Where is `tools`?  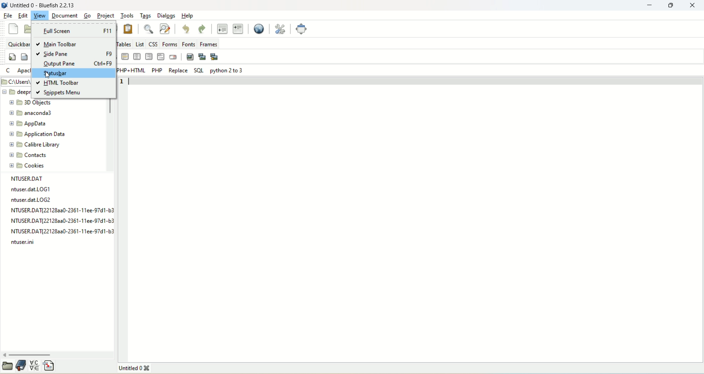
tools is located at coordinates (126, 16).